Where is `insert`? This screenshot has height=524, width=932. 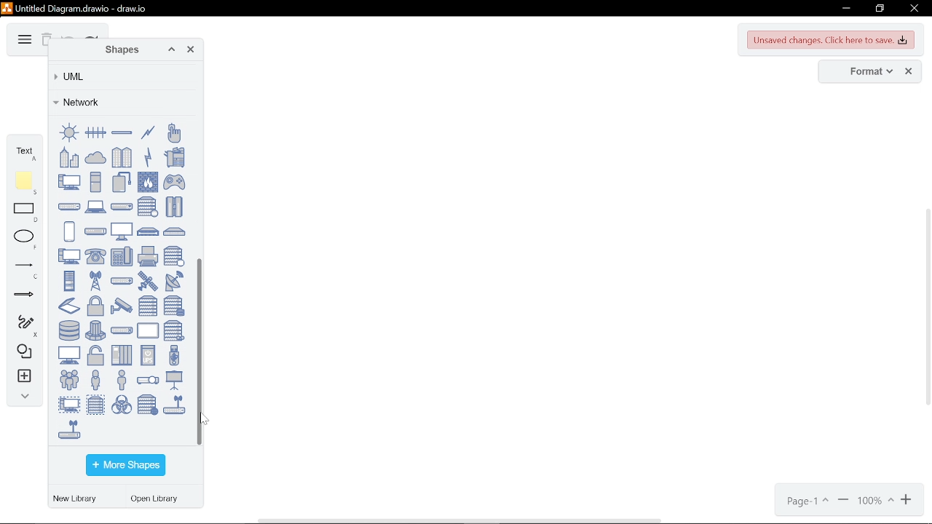 insert is located at coordinates (23, 378).